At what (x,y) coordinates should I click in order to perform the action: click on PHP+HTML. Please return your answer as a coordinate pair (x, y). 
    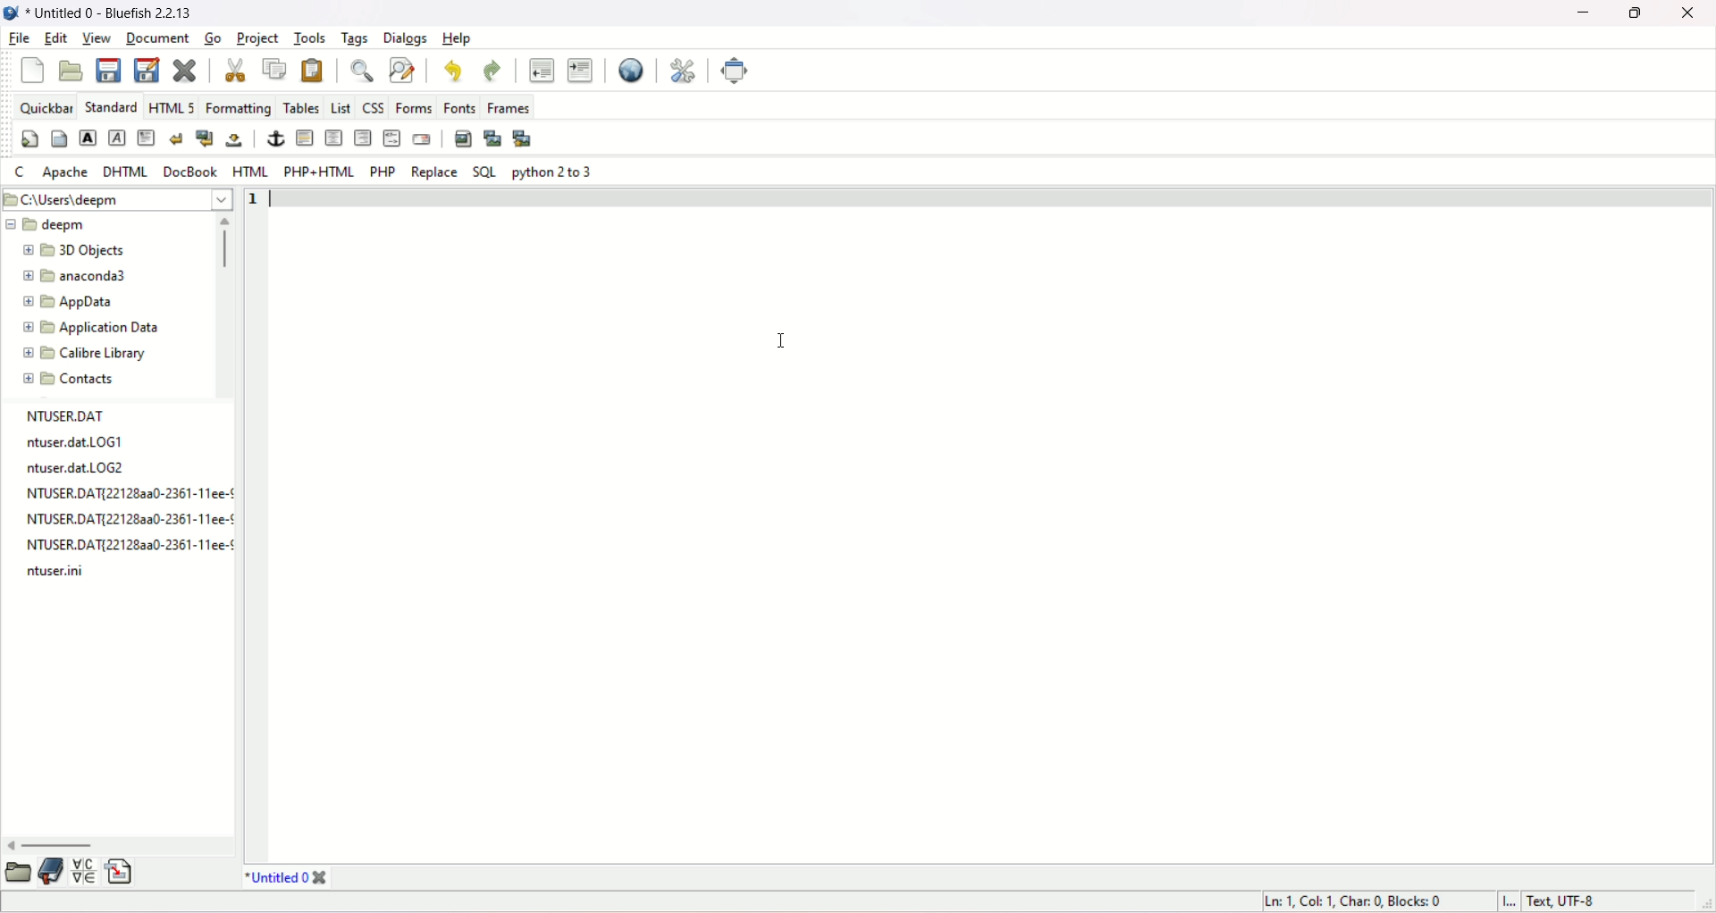
    Looking at the image, I should click on (317, 172).